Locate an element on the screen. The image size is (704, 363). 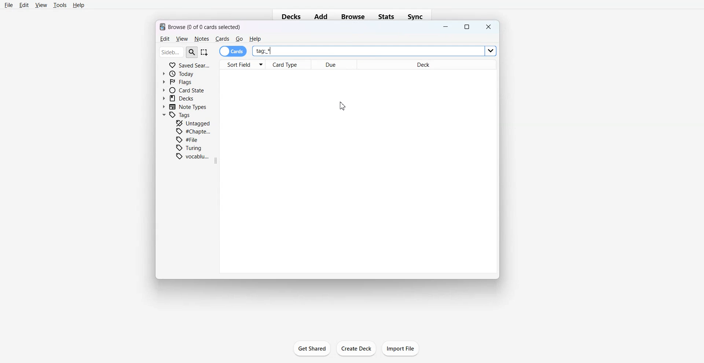
Cards is located at coordinates (233, 51).